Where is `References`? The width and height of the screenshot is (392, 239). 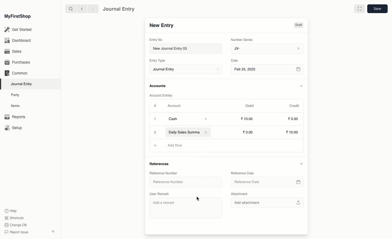
References is located at coordinates (161, 164).